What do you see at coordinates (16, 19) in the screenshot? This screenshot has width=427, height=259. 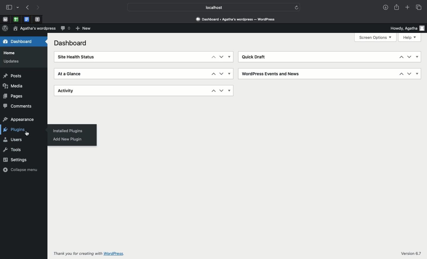 I see `pinned tabs` at bounding box center [16, 19].